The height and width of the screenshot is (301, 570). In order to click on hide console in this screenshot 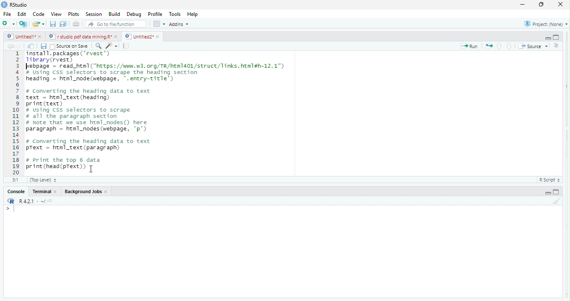, I will do `click(555, 192)`.